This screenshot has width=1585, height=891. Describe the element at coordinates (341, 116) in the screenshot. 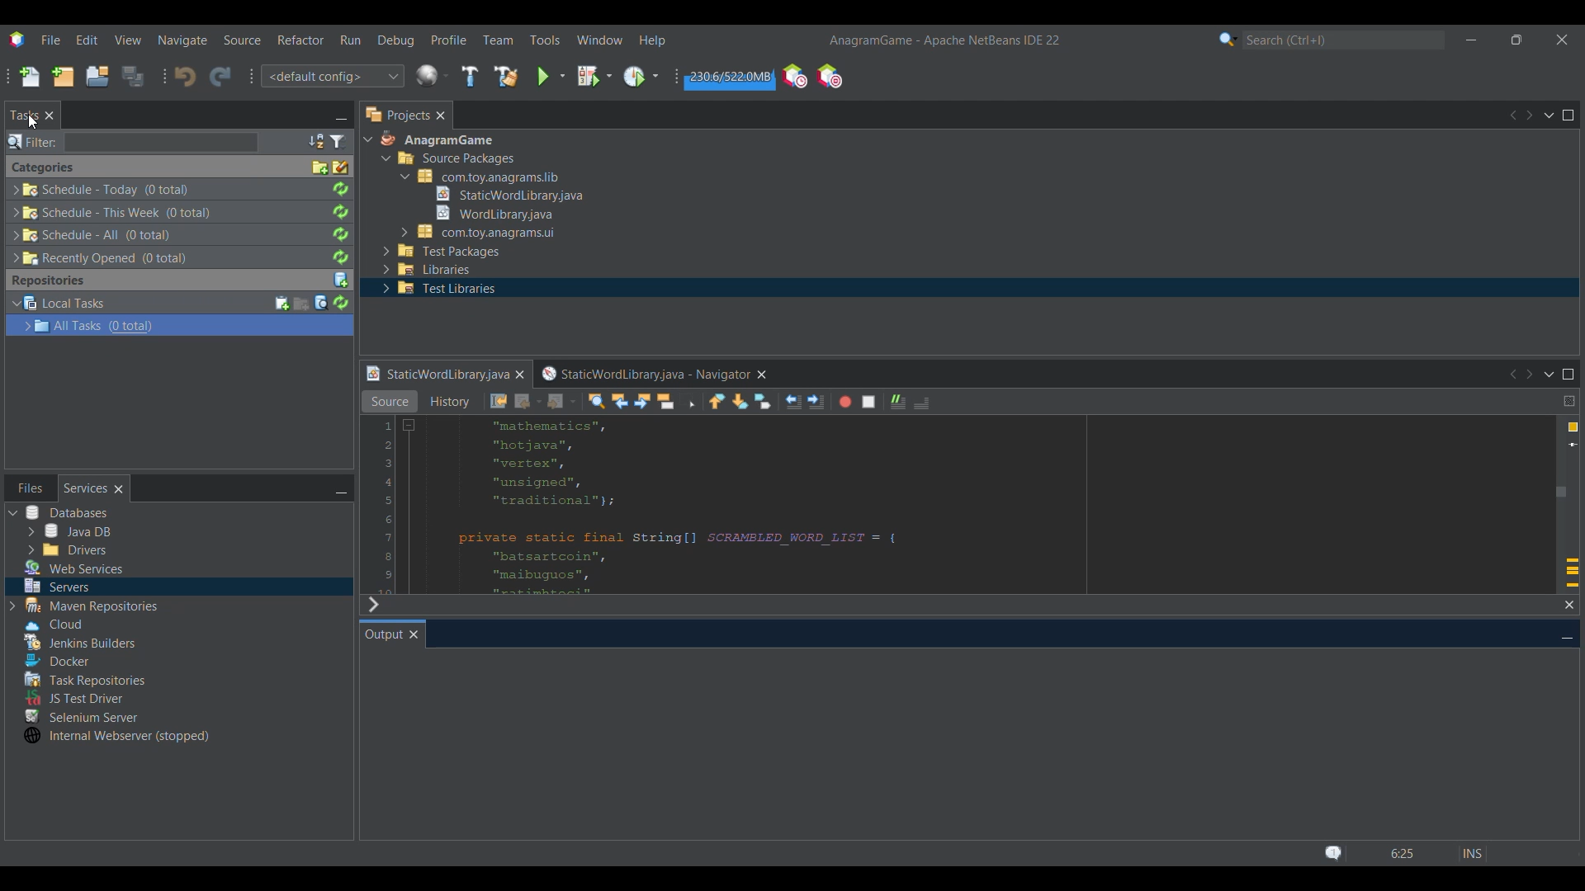

I see `Minimize` at that location.